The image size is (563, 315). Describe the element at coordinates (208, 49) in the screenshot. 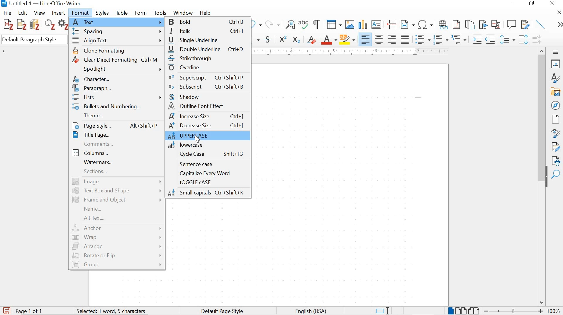

I see `double underline` at that location.